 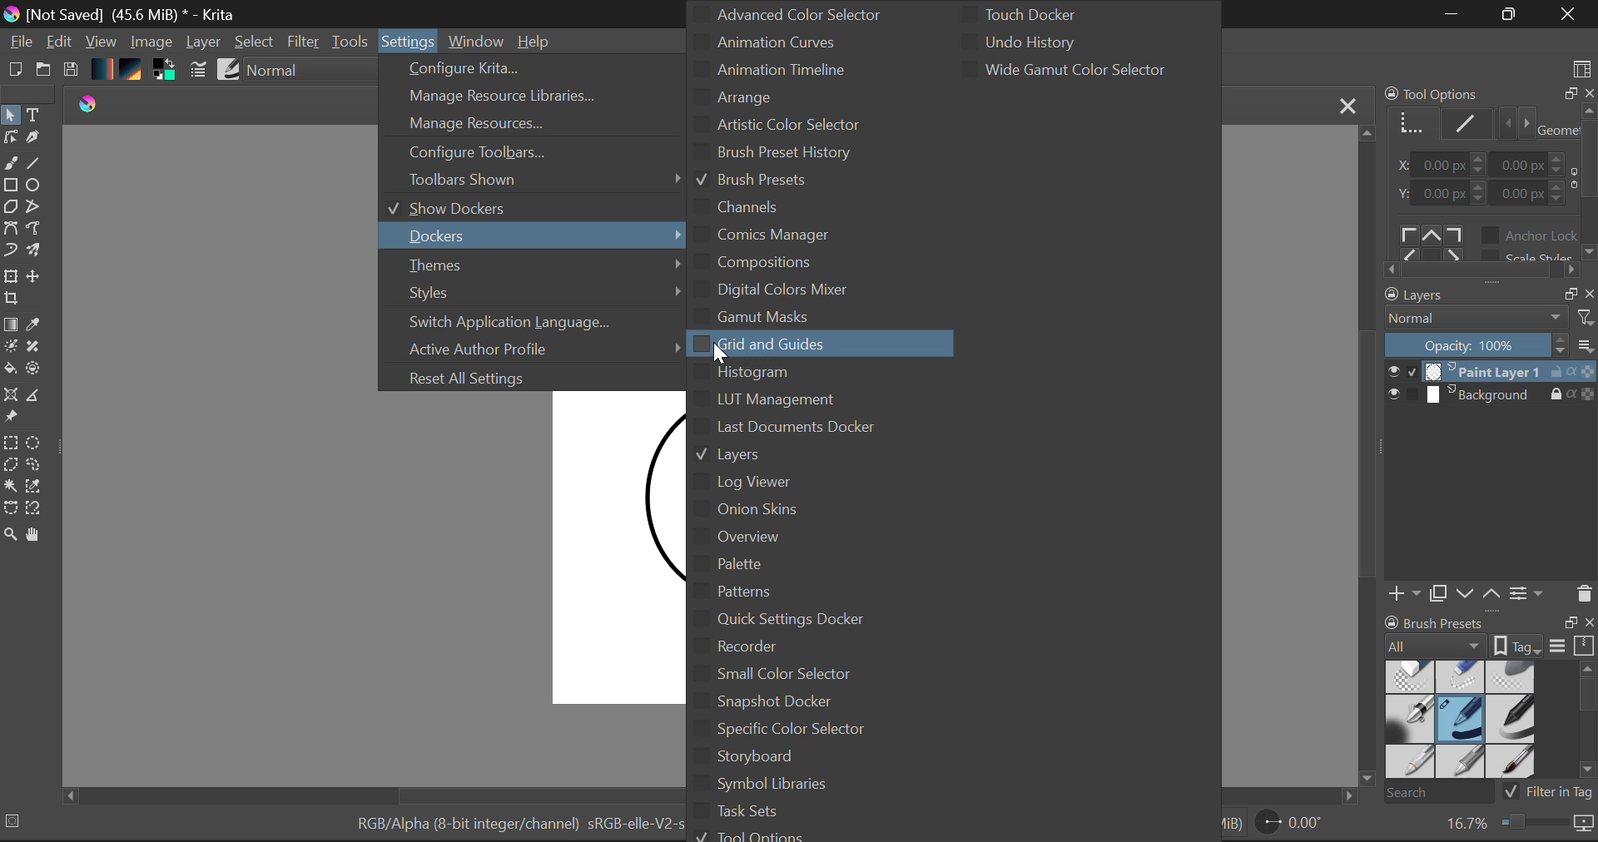 I want to click on Layers, so click(x=1491, y=383).